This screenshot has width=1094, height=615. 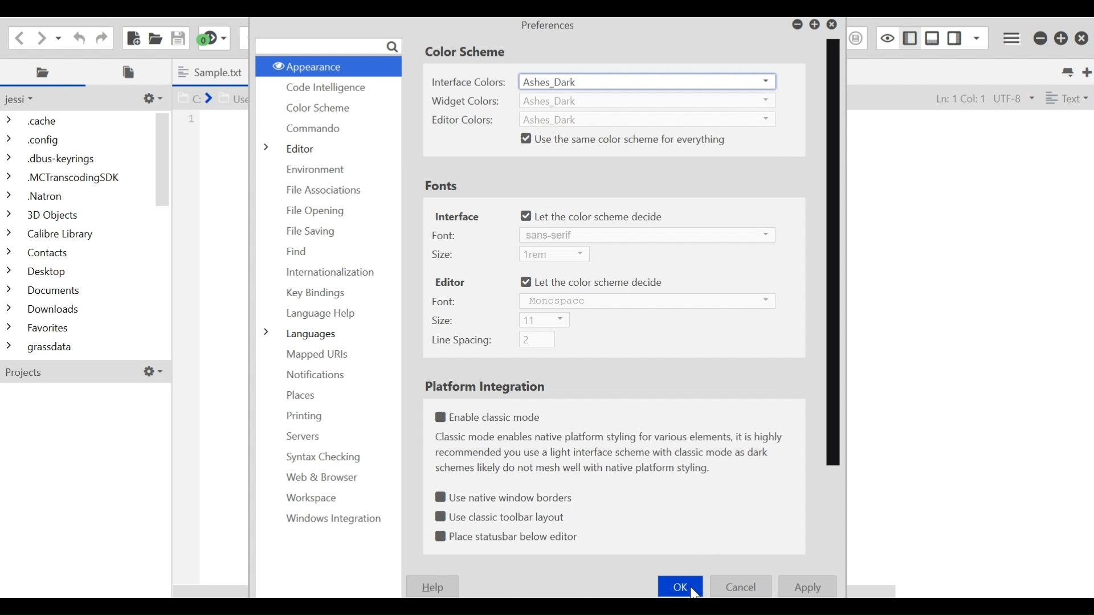 What do you see at coordinates (302, 436) in the screenshot?
I see `Servers` at bounding box center [302, 436].